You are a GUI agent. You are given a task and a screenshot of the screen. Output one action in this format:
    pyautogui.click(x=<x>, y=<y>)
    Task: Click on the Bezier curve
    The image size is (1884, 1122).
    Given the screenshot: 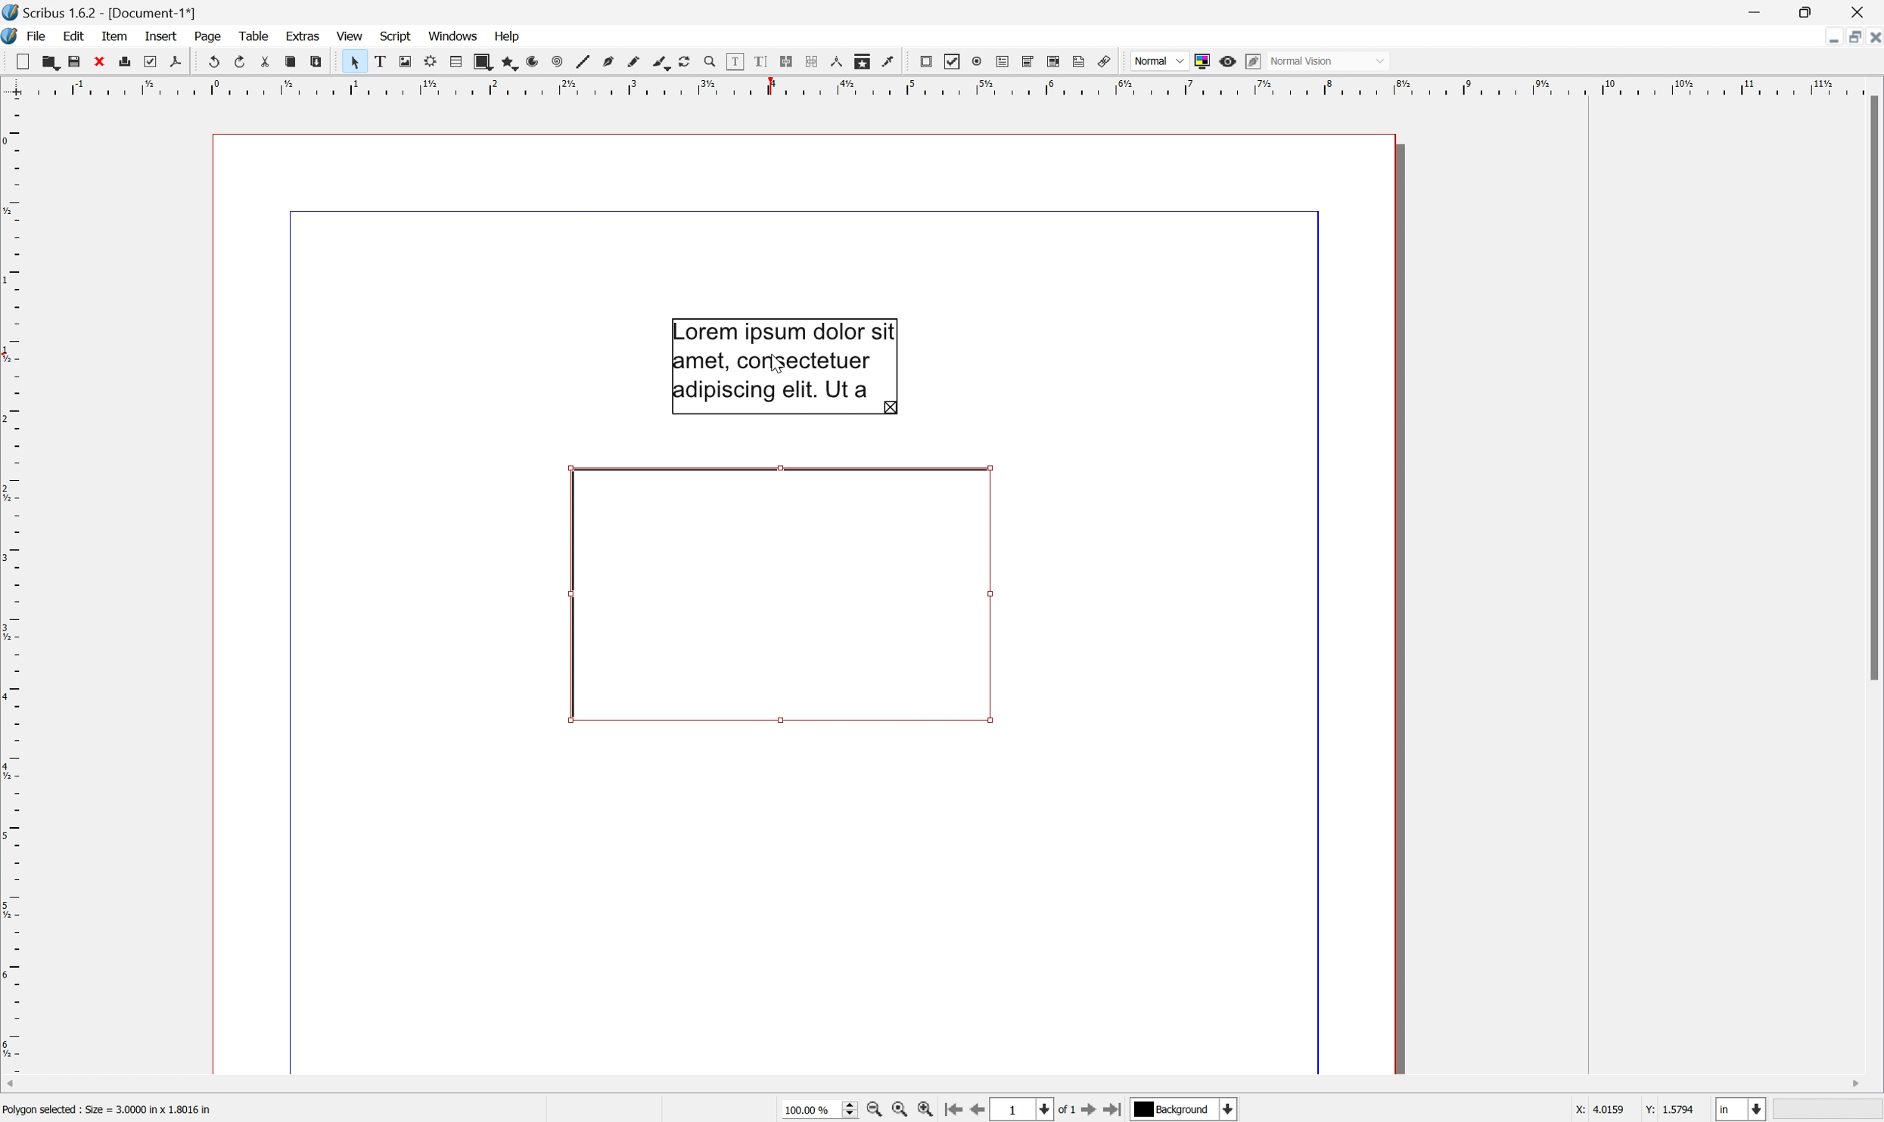 What is the action you would take?
    pyautogui.click(x=605, y=64)
    